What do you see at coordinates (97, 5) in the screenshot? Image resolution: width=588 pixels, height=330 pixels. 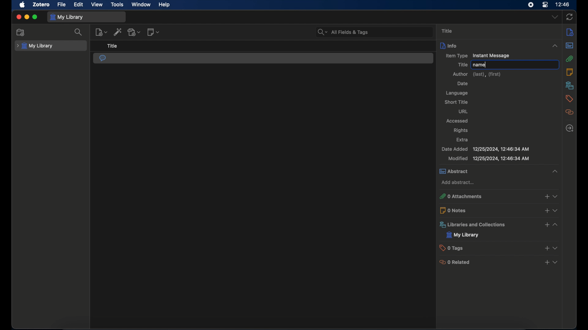 I see `view` at bounding box center [97, 5].